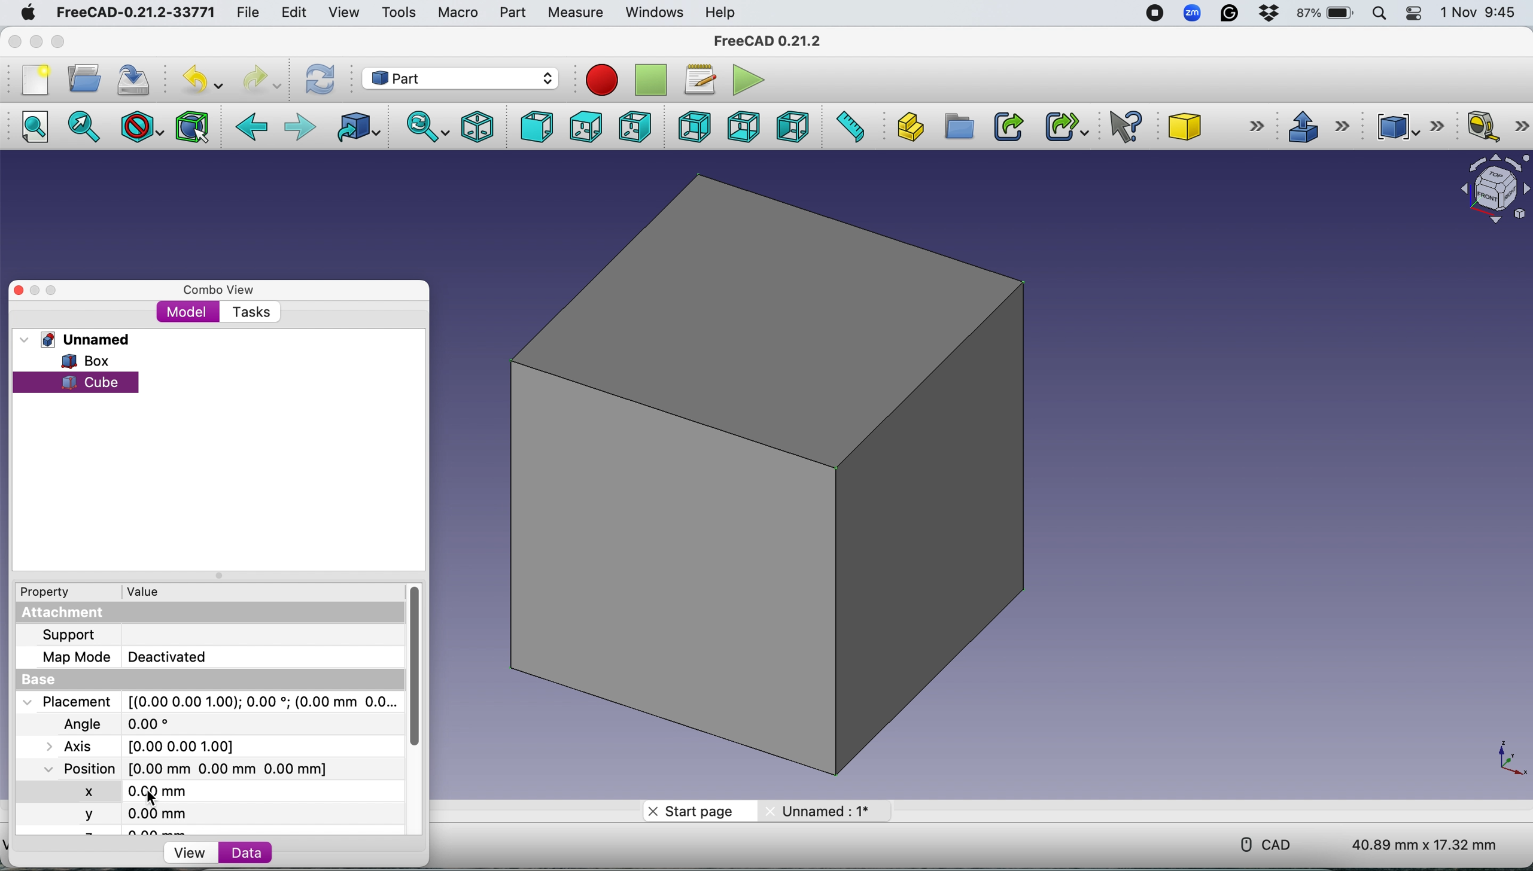  What do you see at coordinates (635, 129) in the screenshot?
I see `Right` at bounding box center [635, 129].